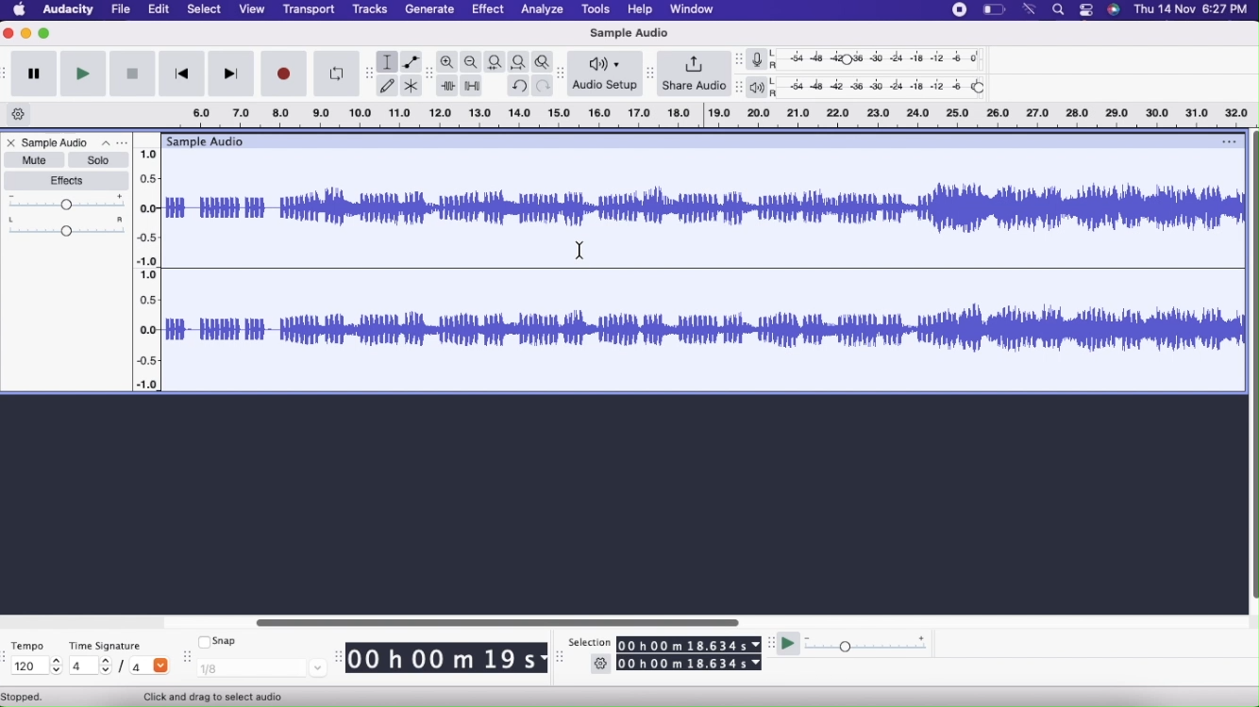  Describe the element at coordinates (19, 115) in the screenshot. I see `Timeline options` at that location.